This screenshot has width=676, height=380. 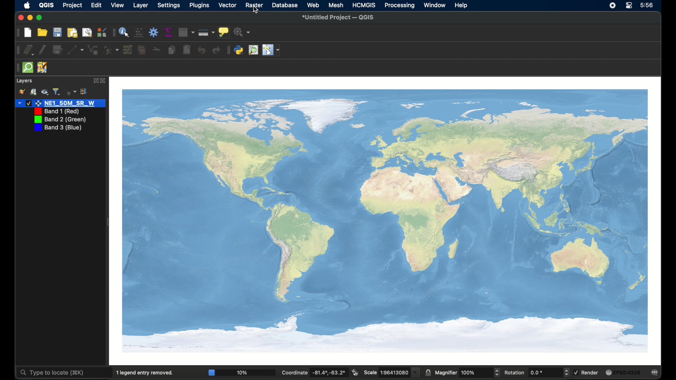 I want to click on expand , so click(x=95, y=81).